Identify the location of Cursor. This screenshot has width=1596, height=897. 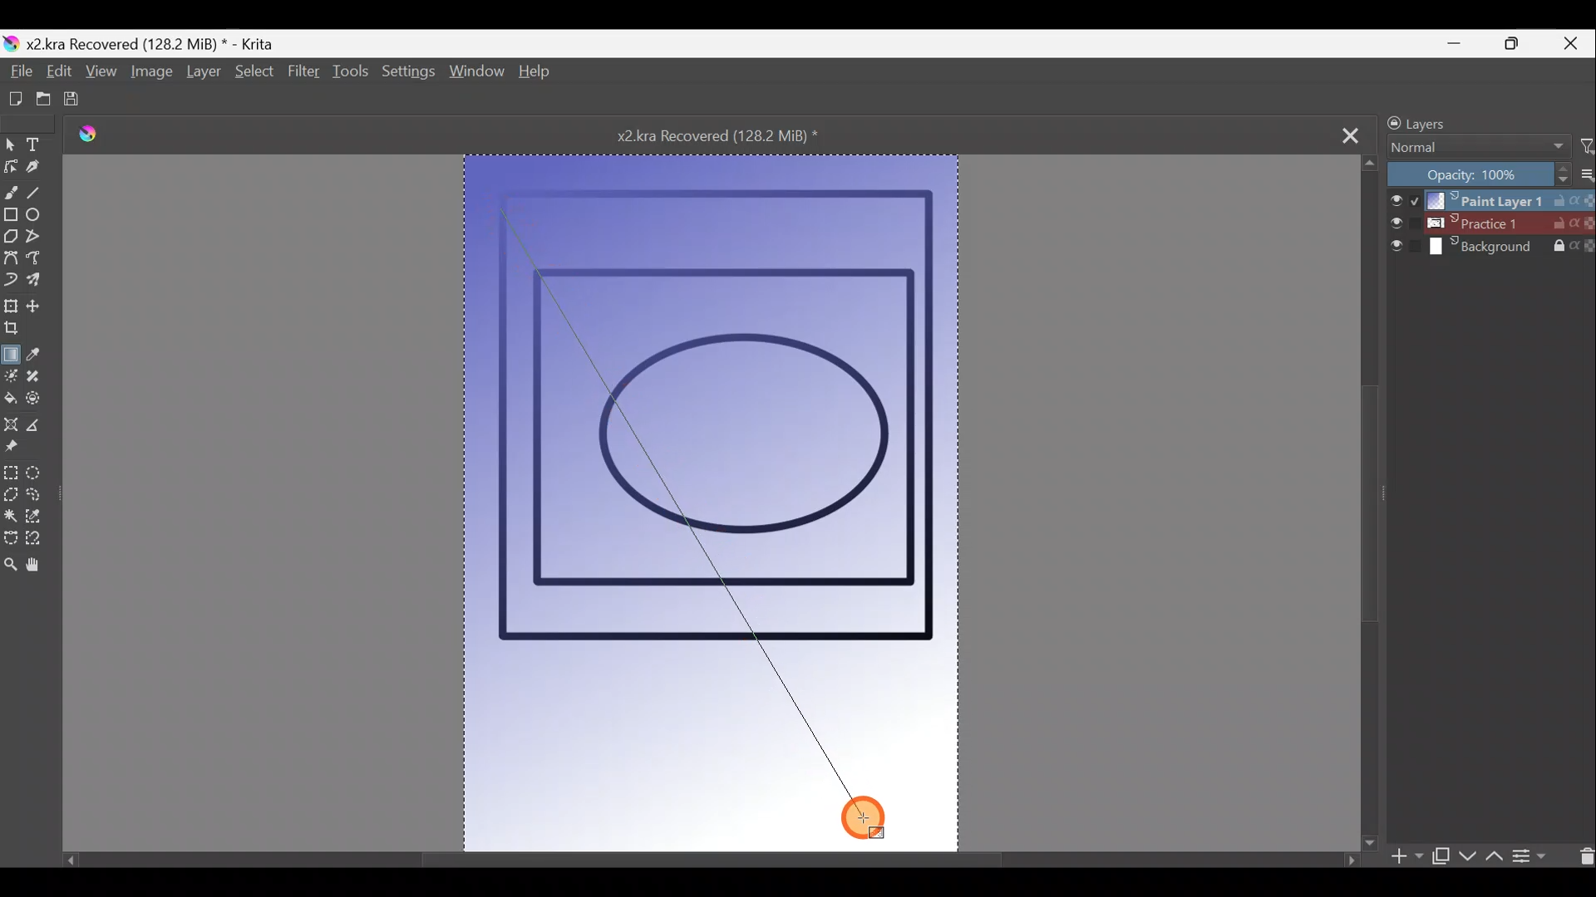
(869, 817).